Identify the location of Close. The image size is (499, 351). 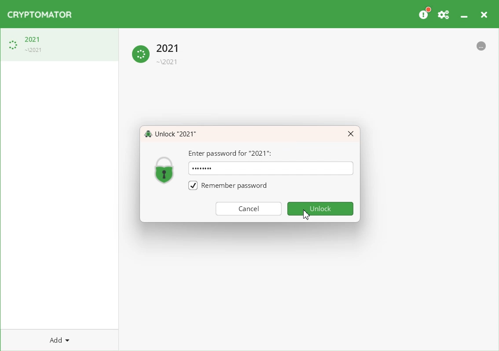
(484, 13).